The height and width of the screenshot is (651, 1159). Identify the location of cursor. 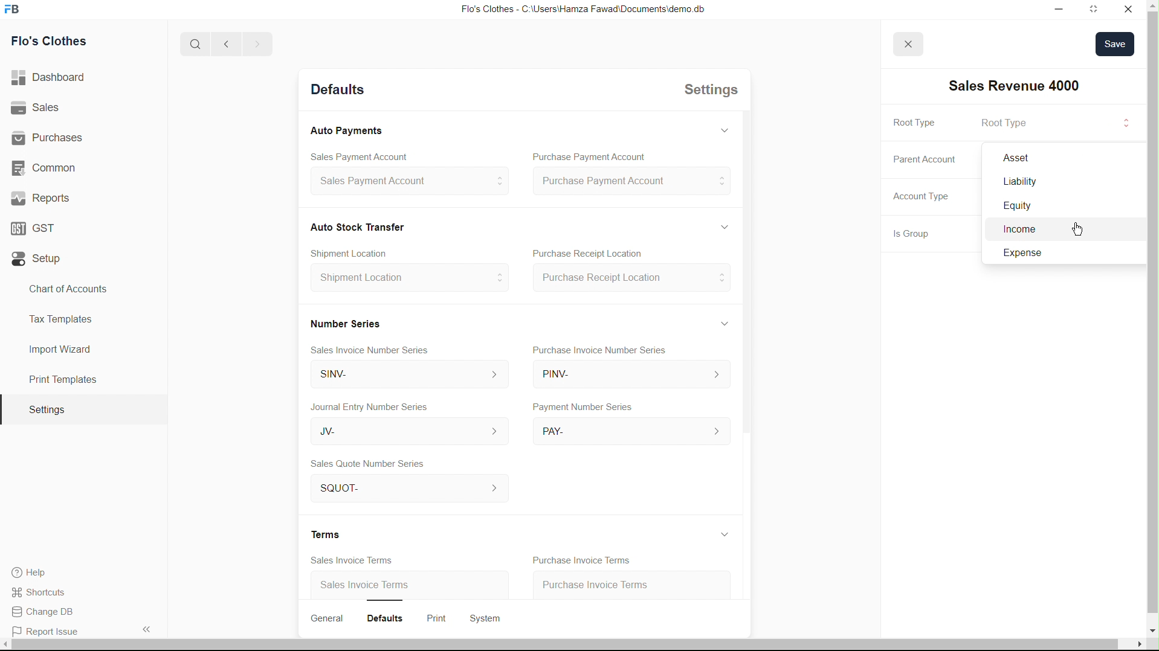
(1076, 228).